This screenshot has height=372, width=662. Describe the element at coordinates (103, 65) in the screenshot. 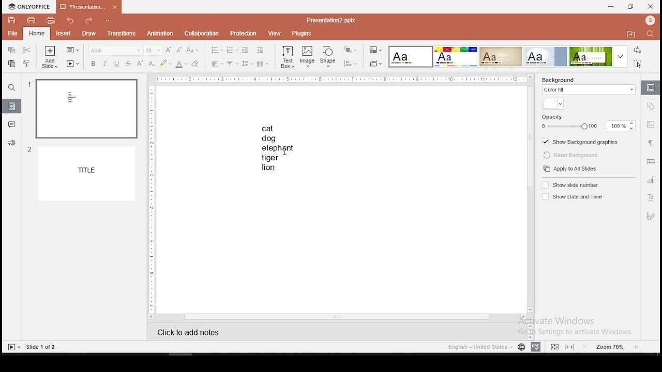

I see `italics` at that location.